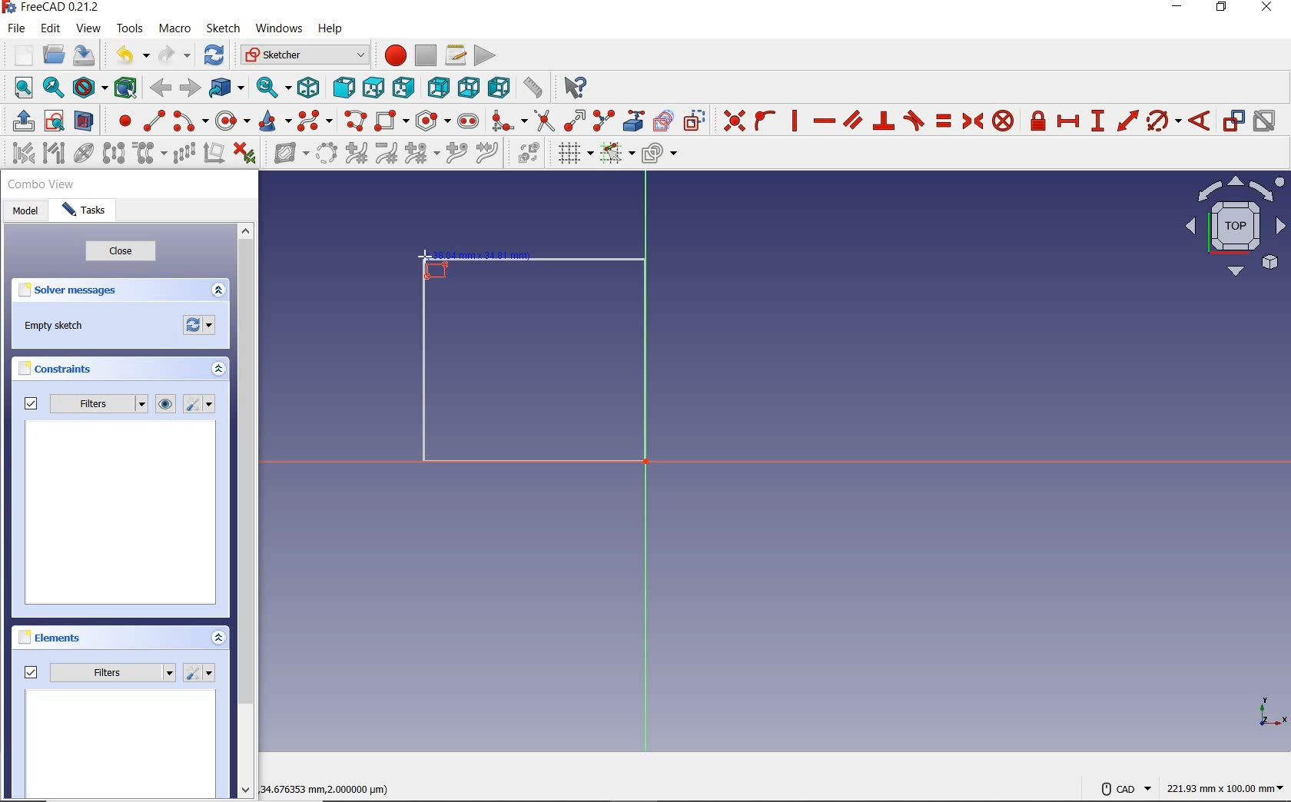 The height and width of the screenshot is (802, 1291). I want to click on create point, so click(122, 121).